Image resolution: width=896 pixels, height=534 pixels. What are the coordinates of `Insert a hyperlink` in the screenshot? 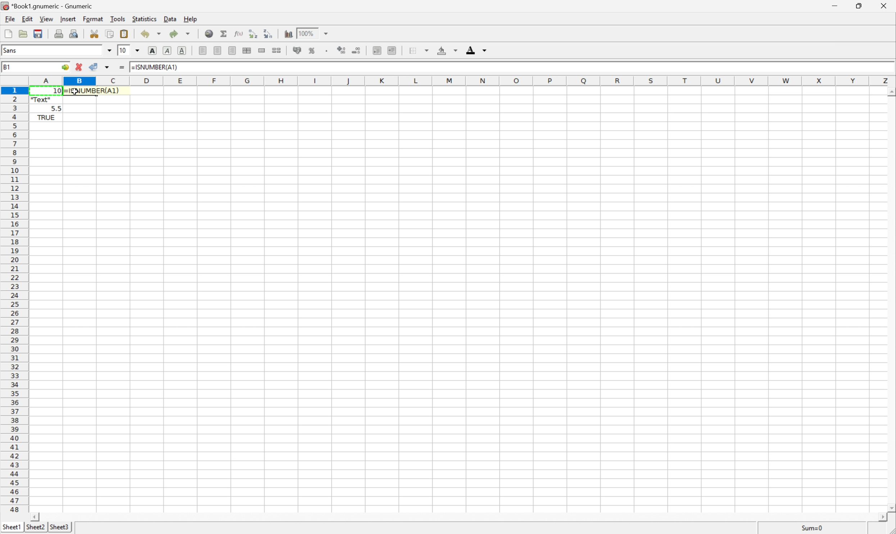 It's located at (208, 33).